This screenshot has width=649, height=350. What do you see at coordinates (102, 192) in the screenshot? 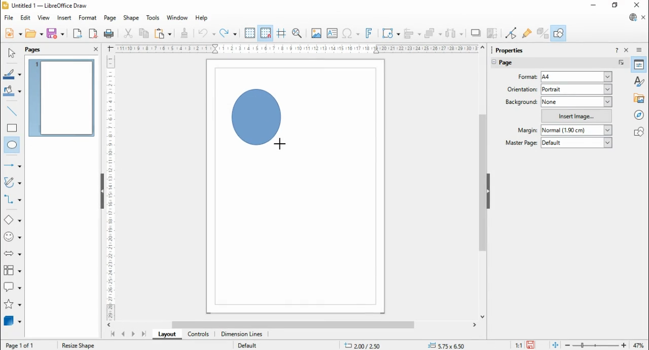
I see `Hide` at bounding box center [102, 192].